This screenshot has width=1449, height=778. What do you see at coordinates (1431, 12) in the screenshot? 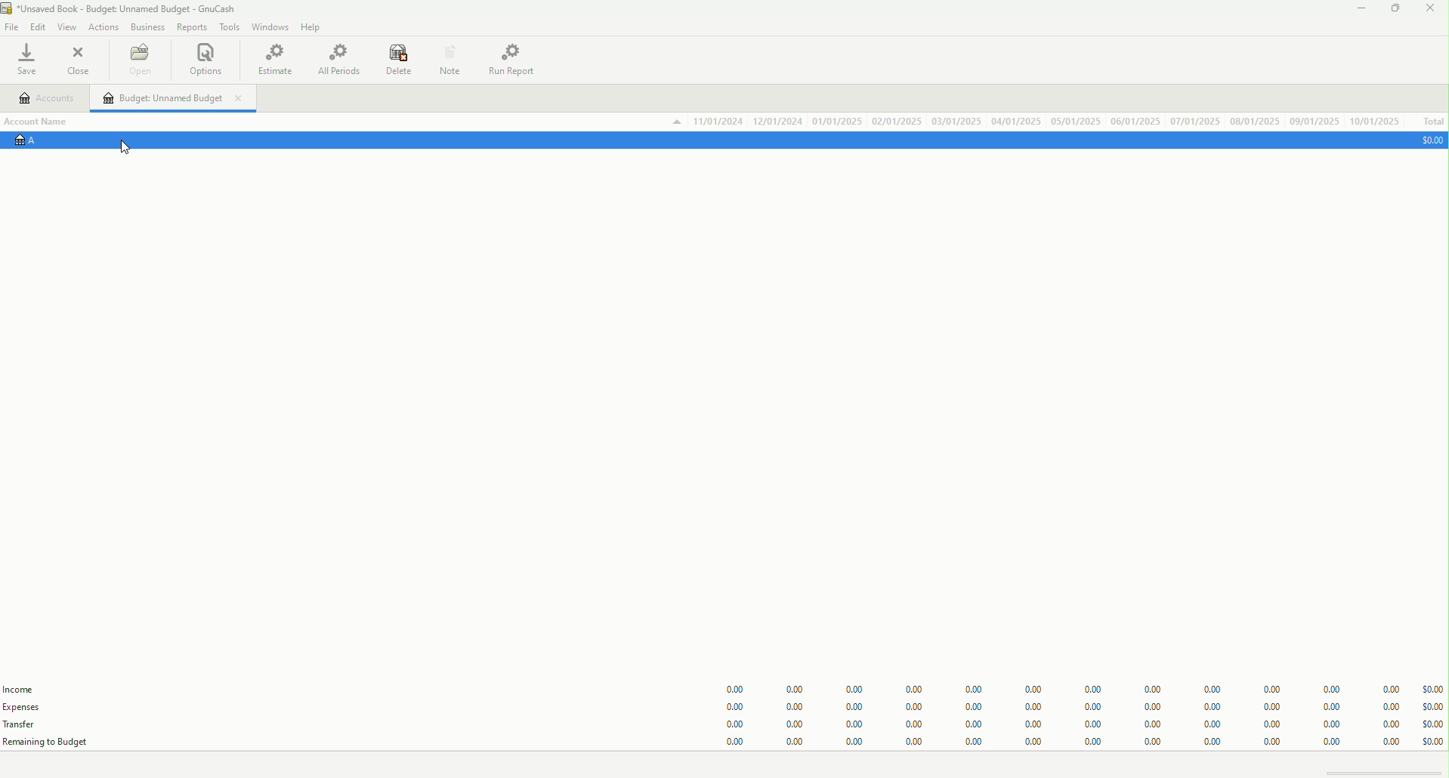
I see `Close` at bounding box center [1431, 12].